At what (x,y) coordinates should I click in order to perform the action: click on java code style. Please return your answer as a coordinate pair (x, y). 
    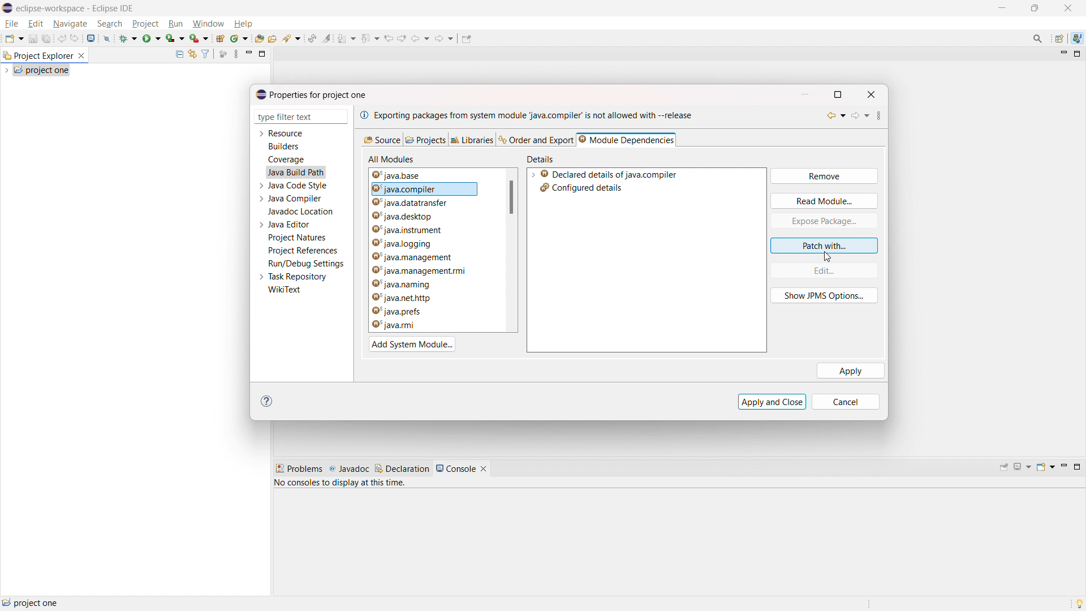
    Looking at the image, I should click on (299, 186).